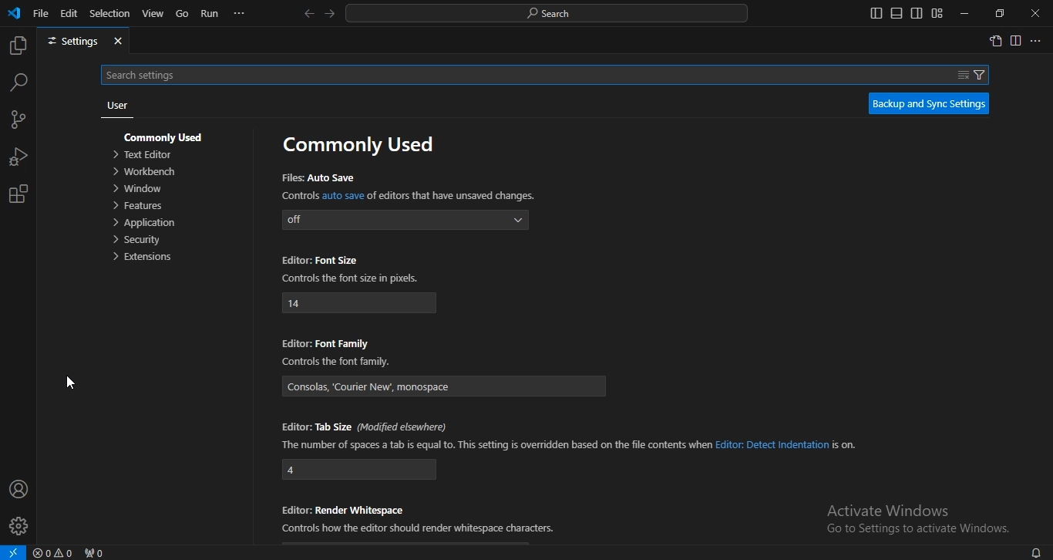 This screenshot has width=1053, height=560. I want to click on restore down, so click(1000, 13).